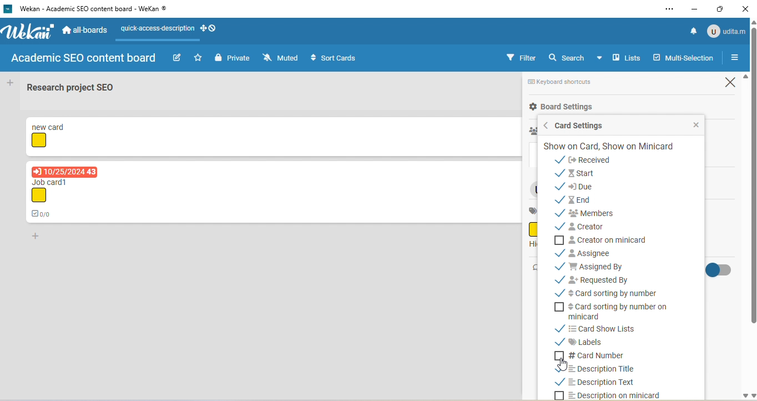 The height and width of the screenshot is (401, 757). I want to click on scroll up, so click(752, 22).